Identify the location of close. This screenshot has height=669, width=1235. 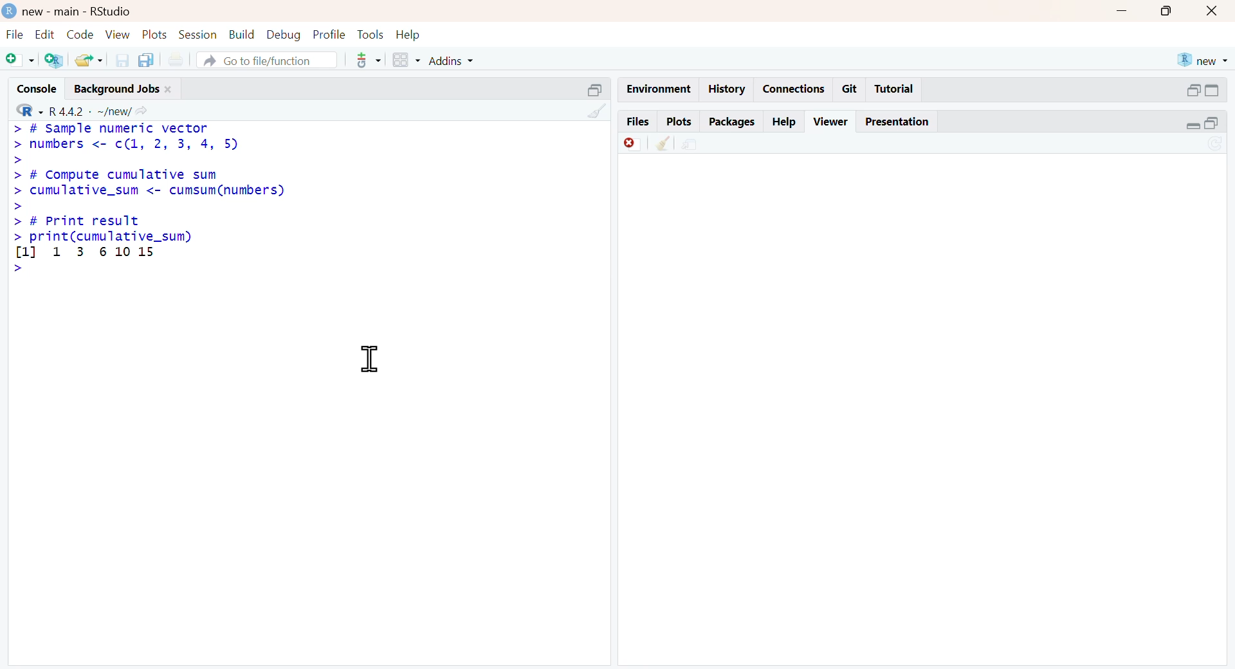
(1213, 12).